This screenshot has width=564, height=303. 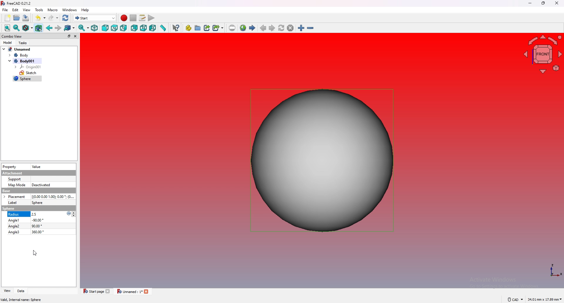 What do you see at coordinates (95, 18) in the screenshot?
I see `choose workbench` at bounding box center [95, 18].